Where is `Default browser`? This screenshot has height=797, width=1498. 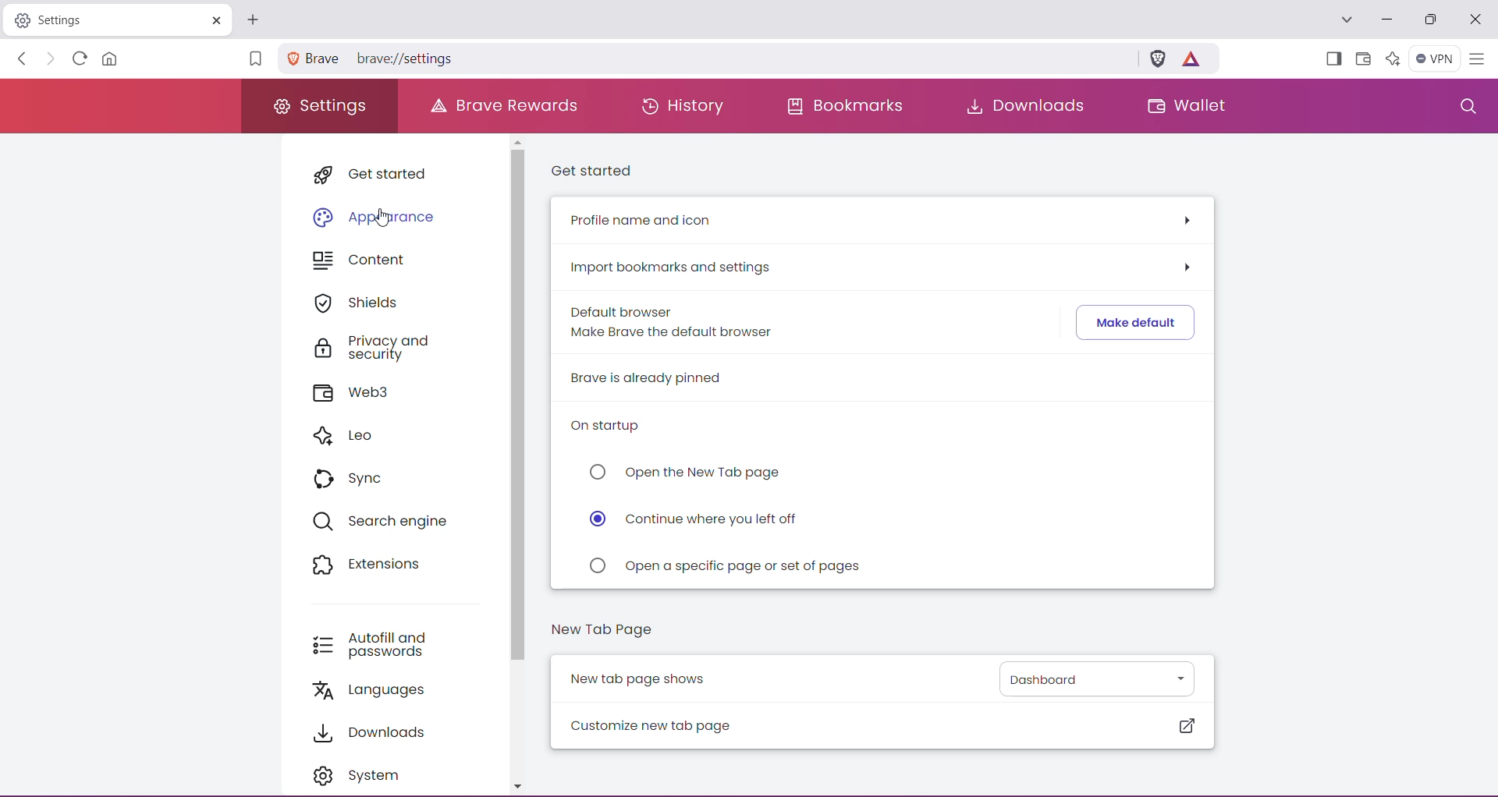 Default browser is located at coordinates (619, 309).